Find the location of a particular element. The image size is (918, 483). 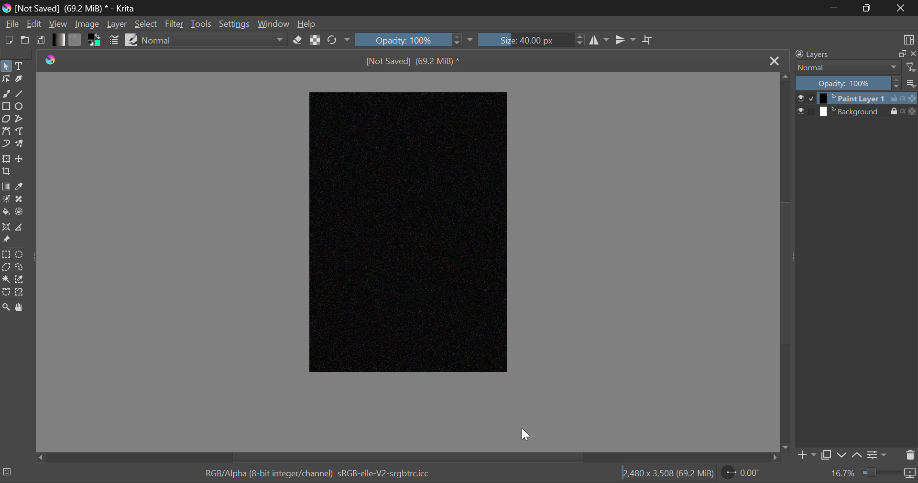

close is located at coordinates (912, 54).